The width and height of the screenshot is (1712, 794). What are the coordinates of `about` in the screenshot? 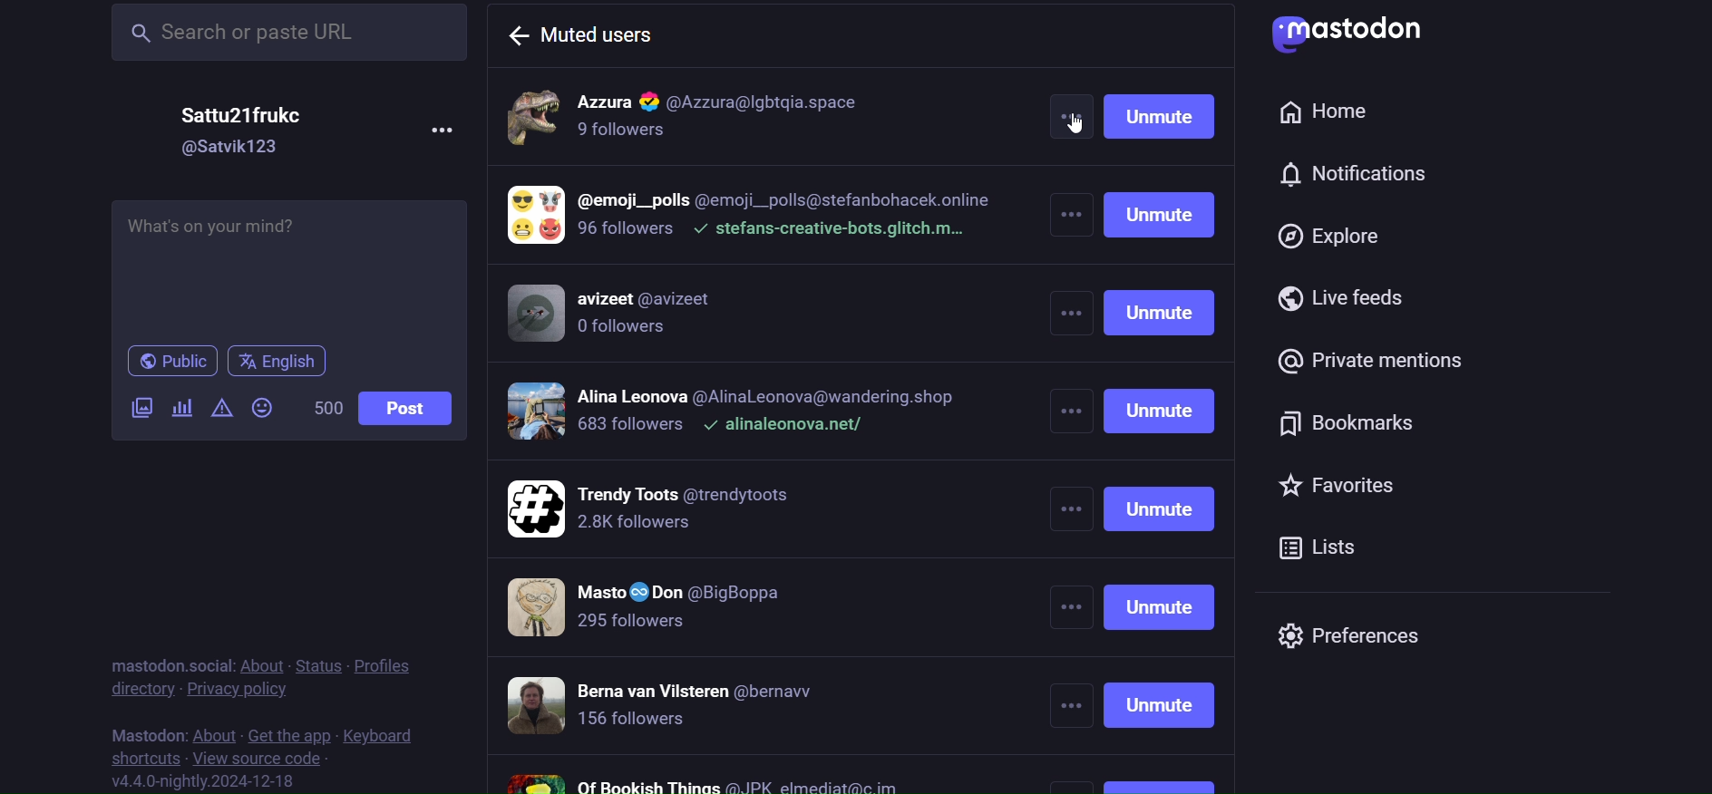 It's located at (266, 663).